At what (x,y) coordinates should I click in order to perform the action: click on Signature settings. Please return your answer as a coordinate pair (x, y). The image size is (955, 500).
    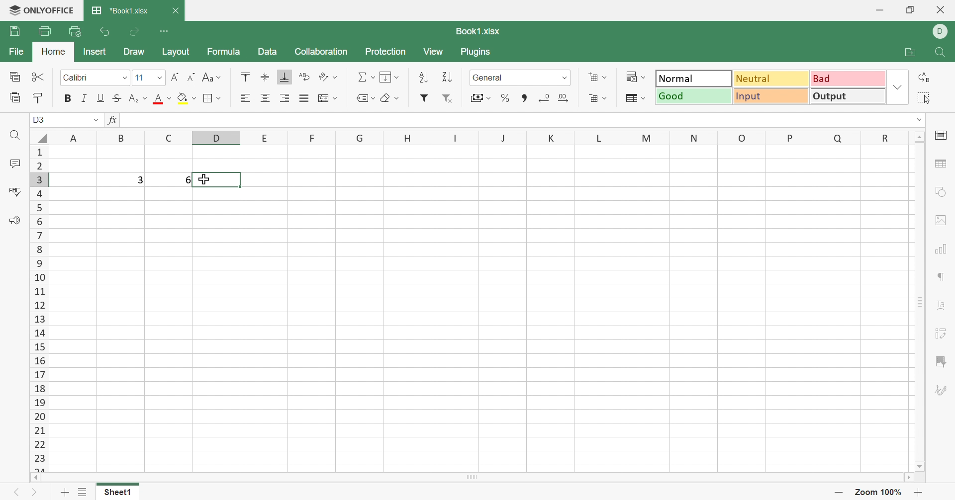
    Looking at the image, I should click on (942, 391).